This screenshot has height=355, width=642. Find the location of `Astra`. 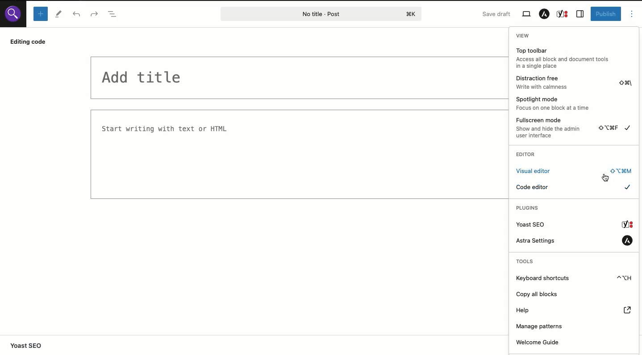

Astra is located at coordinates (572, 241).